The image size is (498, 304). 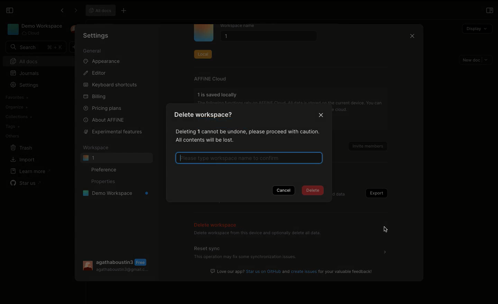 I want to click on Tags, so click(x=12, y=126).